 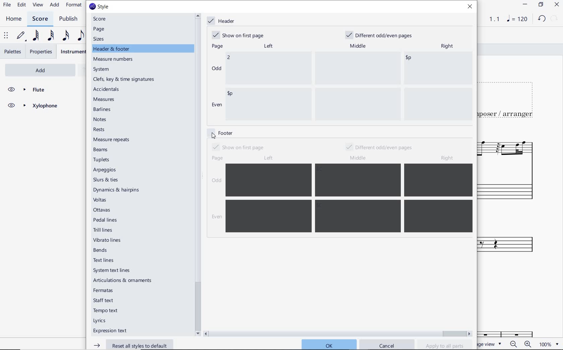 I want to click on tuplets, so click(x=102, y=160).